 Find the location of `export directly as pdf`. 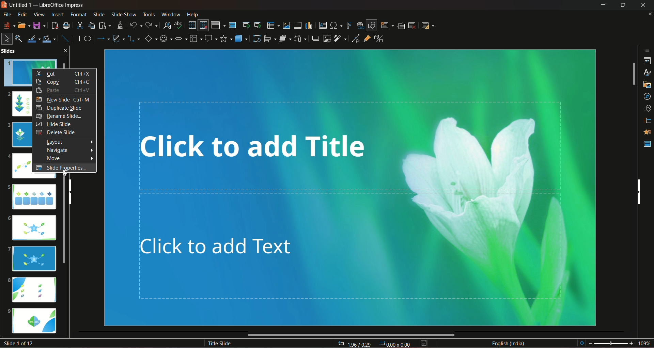

export directly as pdf is located at coordinates (54, 25).